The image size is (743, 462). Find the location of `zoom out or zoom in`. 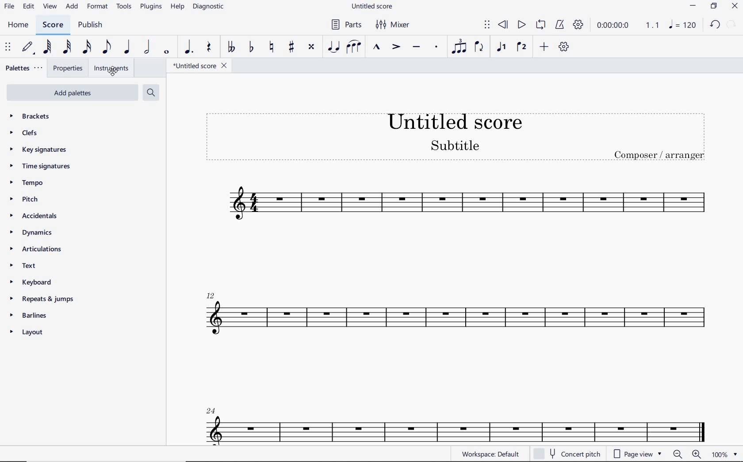

zoom out or zoom in is located at coordinates (688, 454).